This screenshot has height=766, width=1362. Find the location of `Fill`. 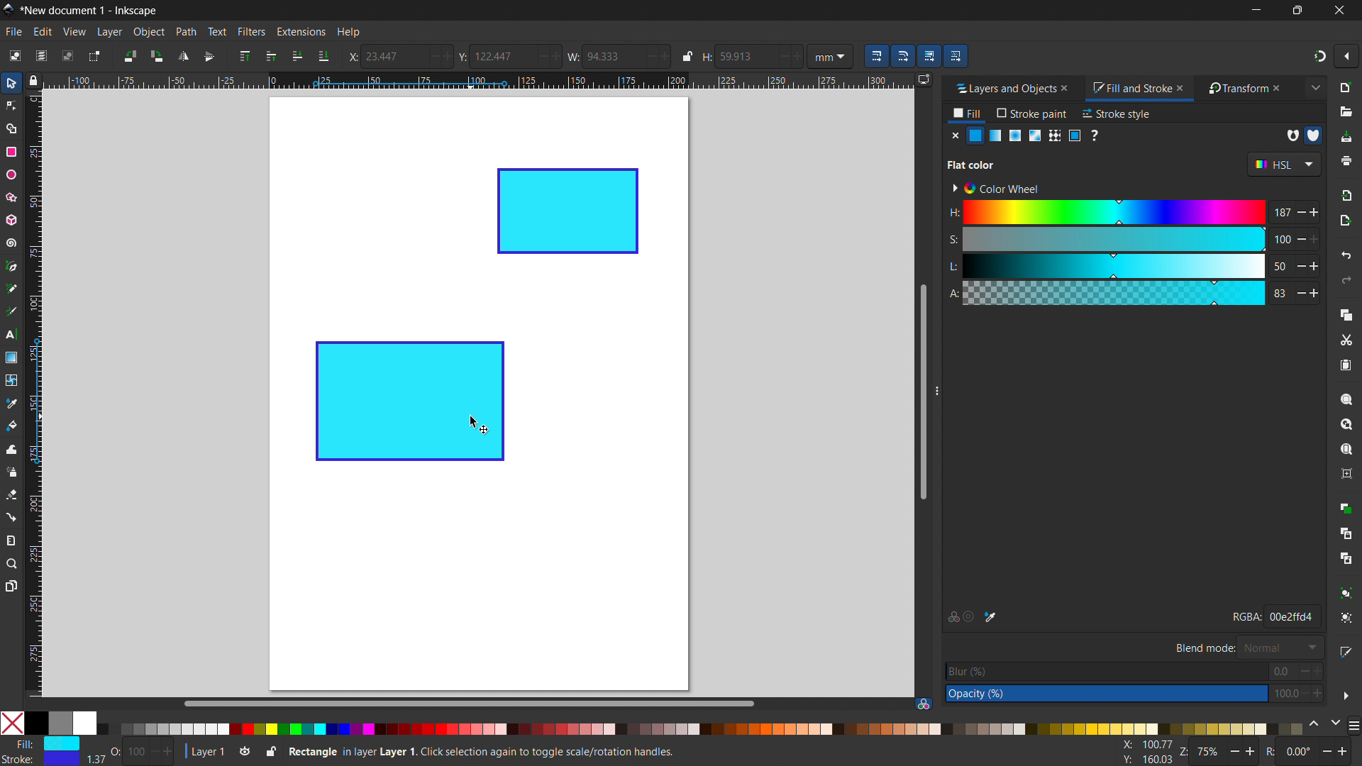

Fill is located at coordinates (43, 743).